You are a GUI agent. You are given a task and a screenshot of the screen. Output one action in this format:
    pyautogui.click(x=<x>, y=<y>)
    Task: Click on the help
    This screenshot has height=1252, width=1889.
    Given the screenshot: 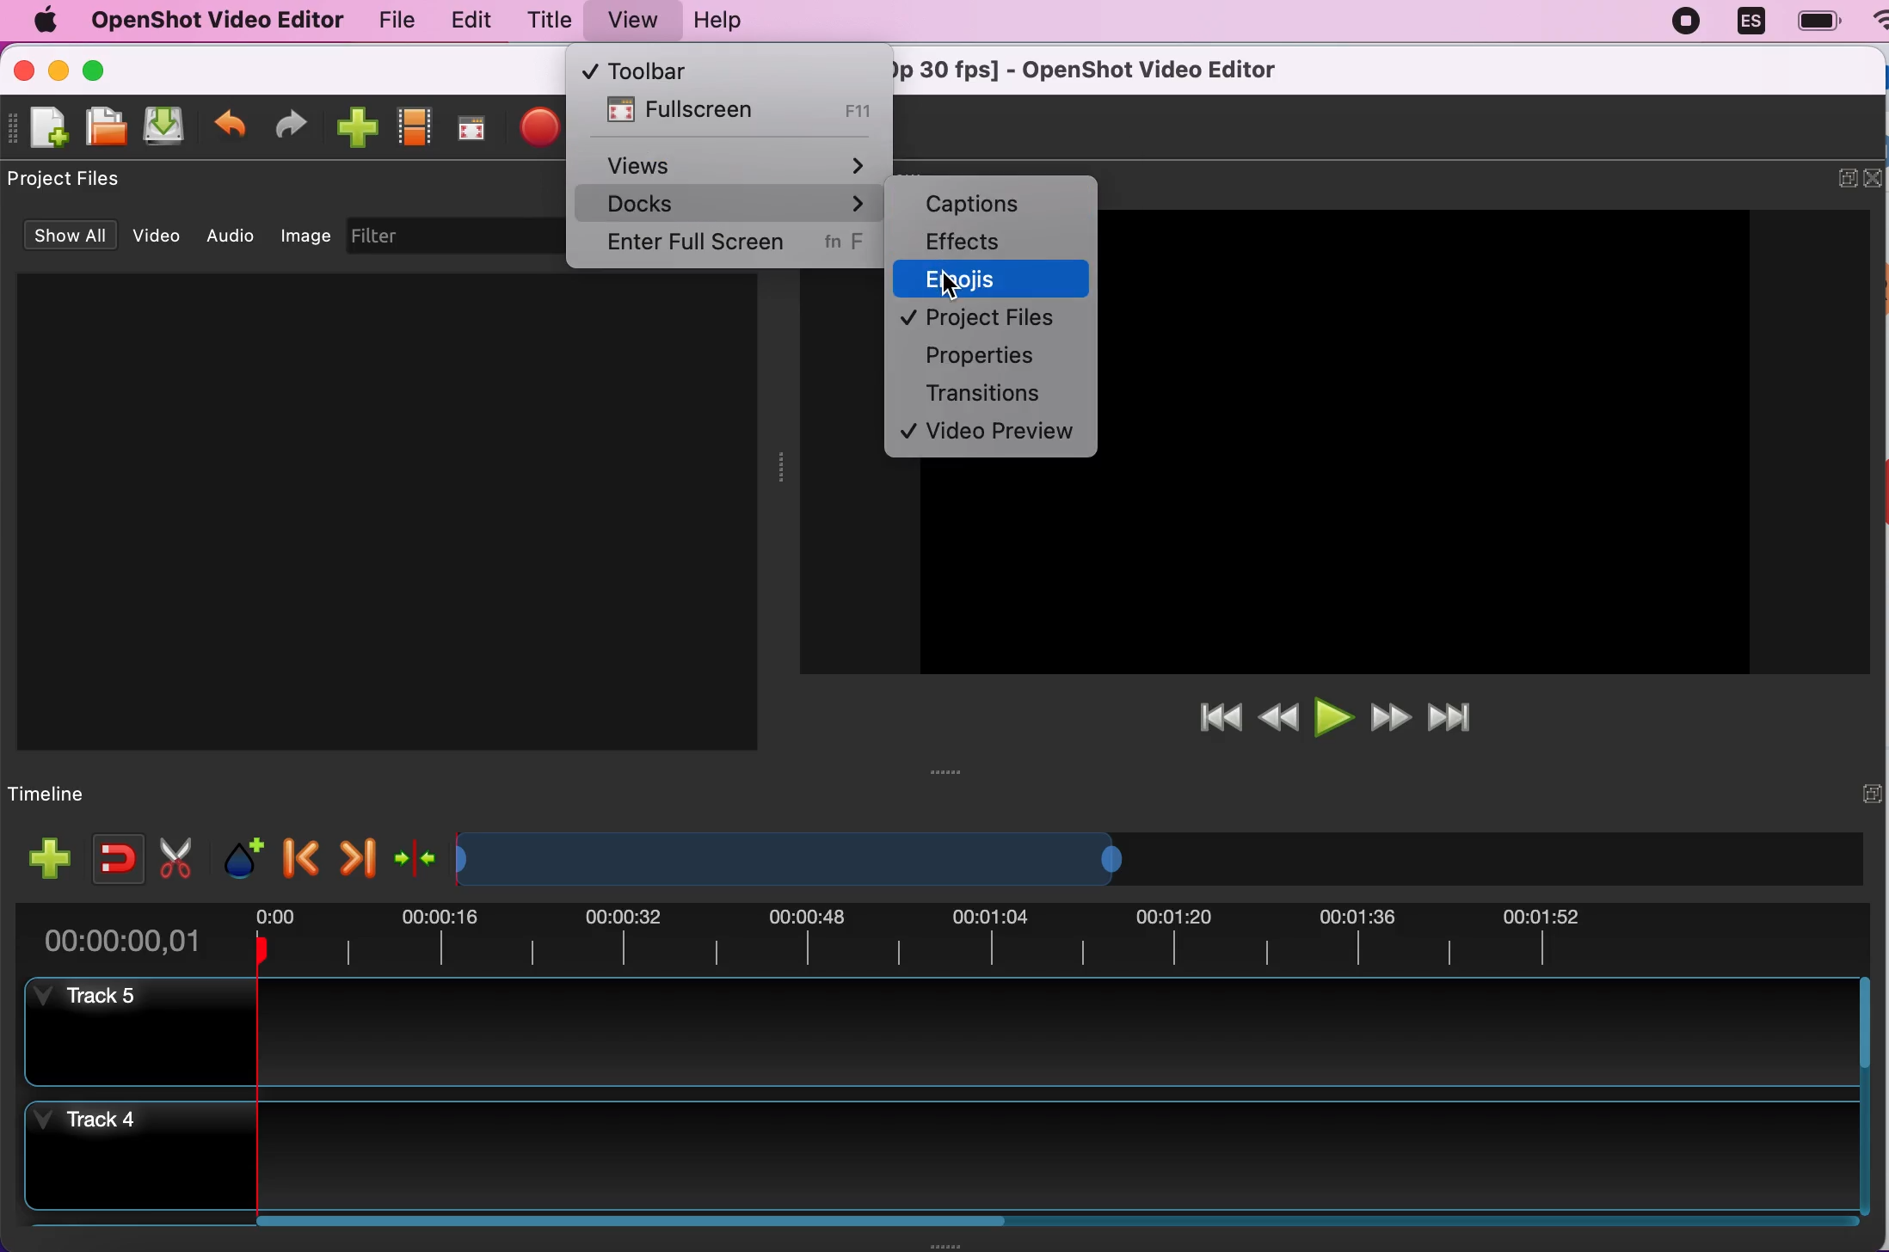 What is the action you would take?
    pyautogui.click(x=729, y=25)
    